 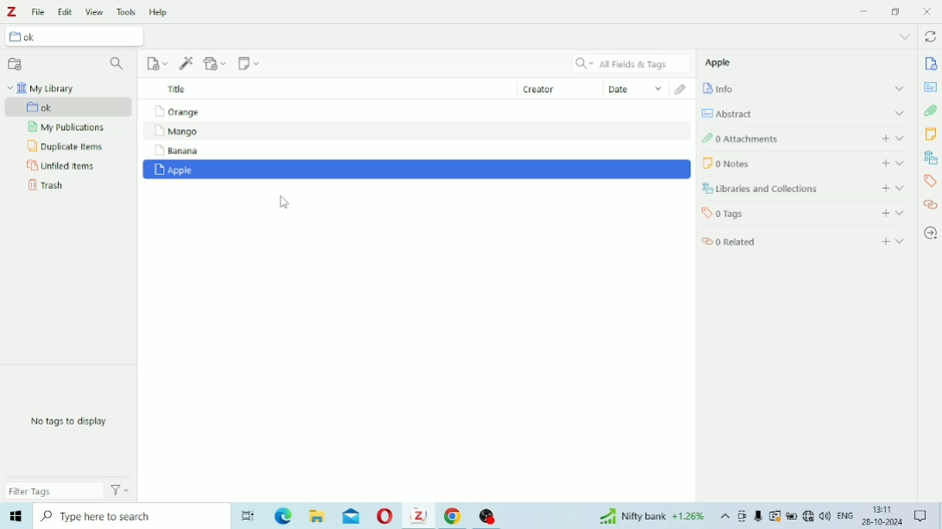 What do you see at coordinates (901, 114) in the screenshot?
I see `expand` at bounding box center [901, 114].